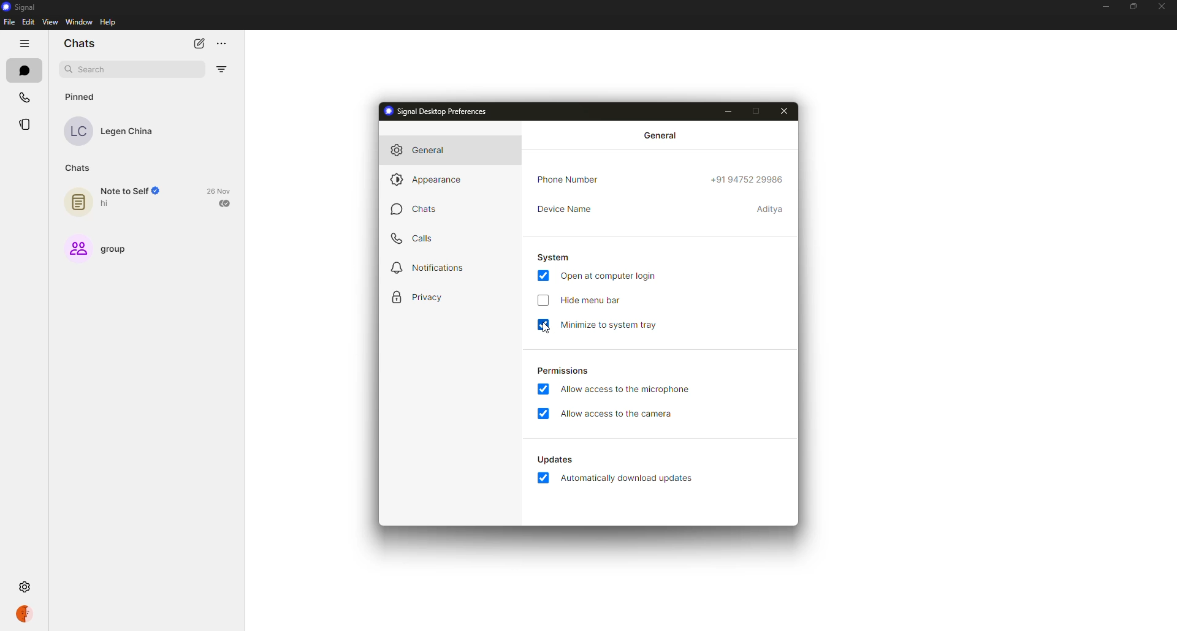 This screenshot has width=1177, height=631. What do you see at coordinates (9, 23) in the screenshot?
I see `file` at bounding box center [9, 23].